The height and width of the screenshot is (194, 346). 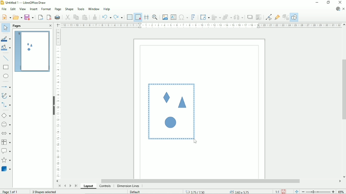 What do you see at coordinates (218, 191) in the screenshot?
I see `Cursor position` at bounding box center [218, 191].